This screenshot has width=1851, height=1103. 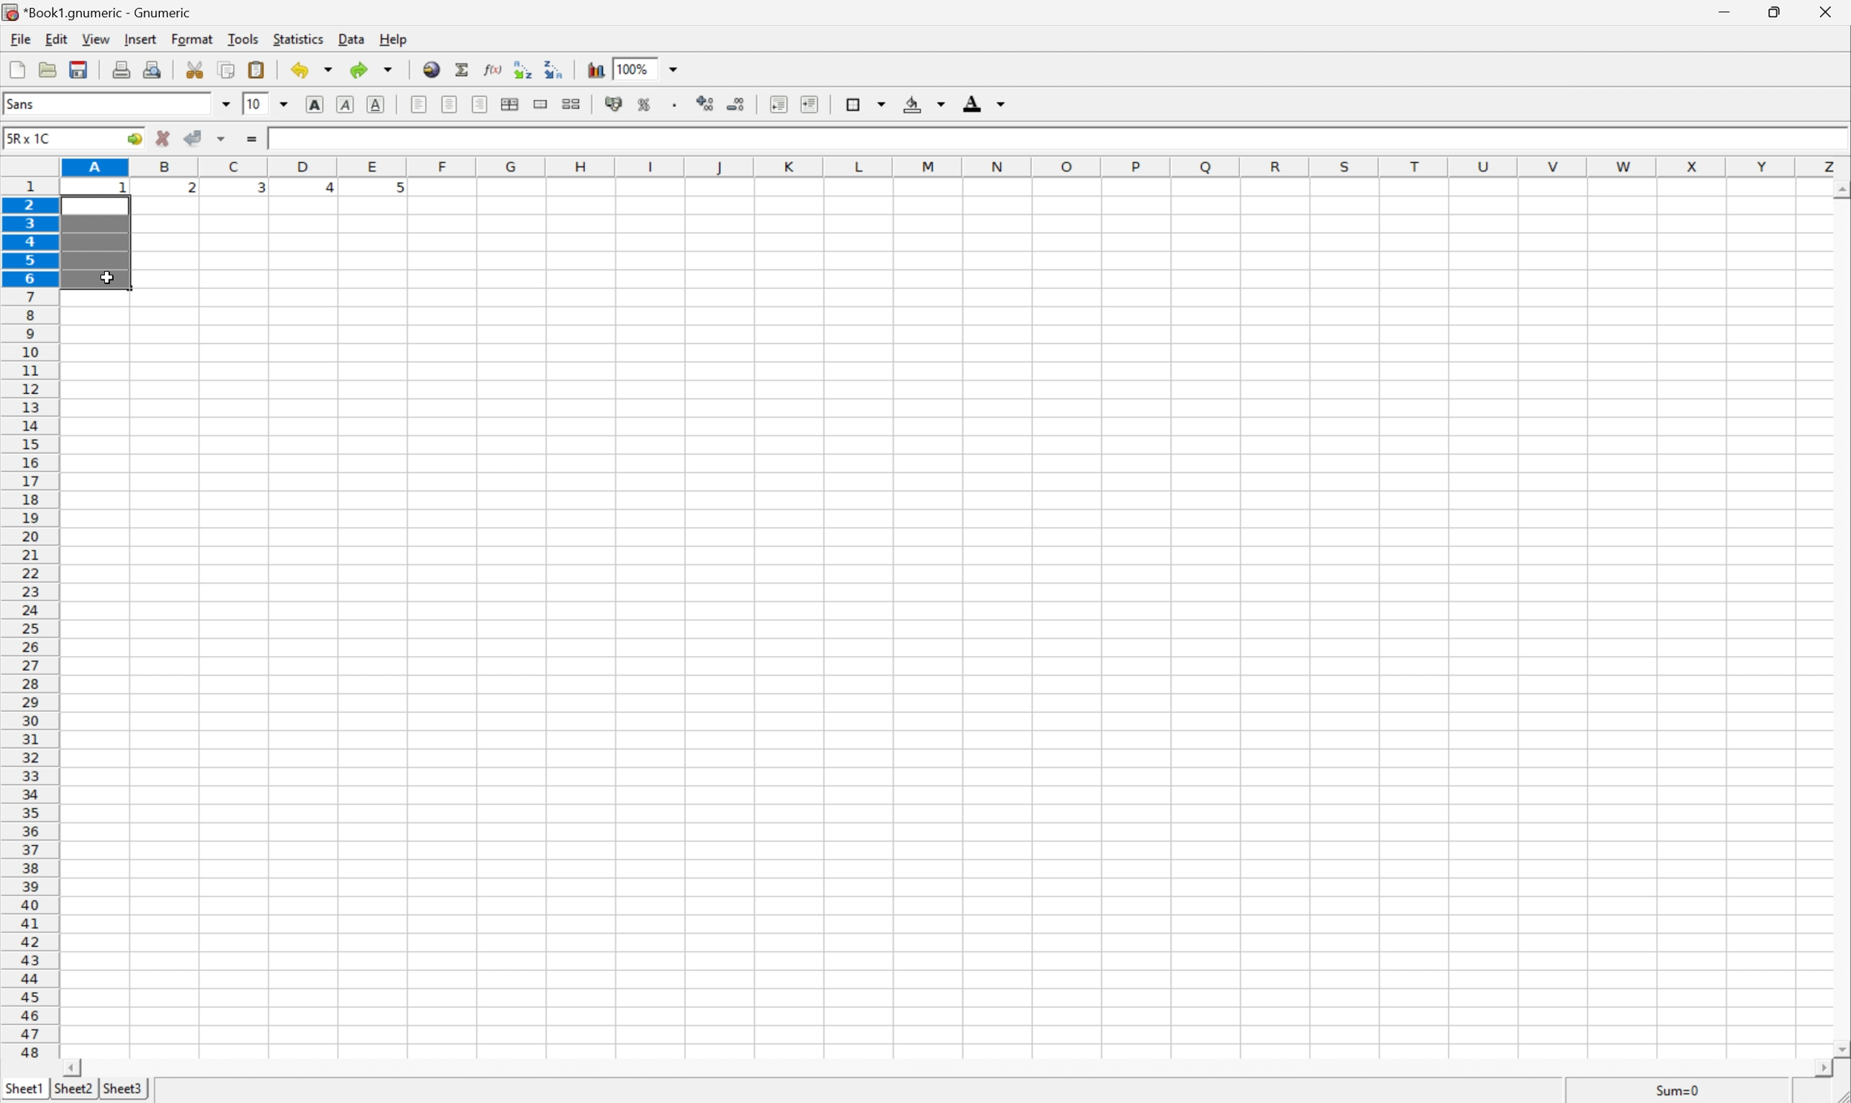 What do you see at coordinates (573, 103) in the screenshot?
I see `split merged ranges of cells` at bounding box center [573, 103].